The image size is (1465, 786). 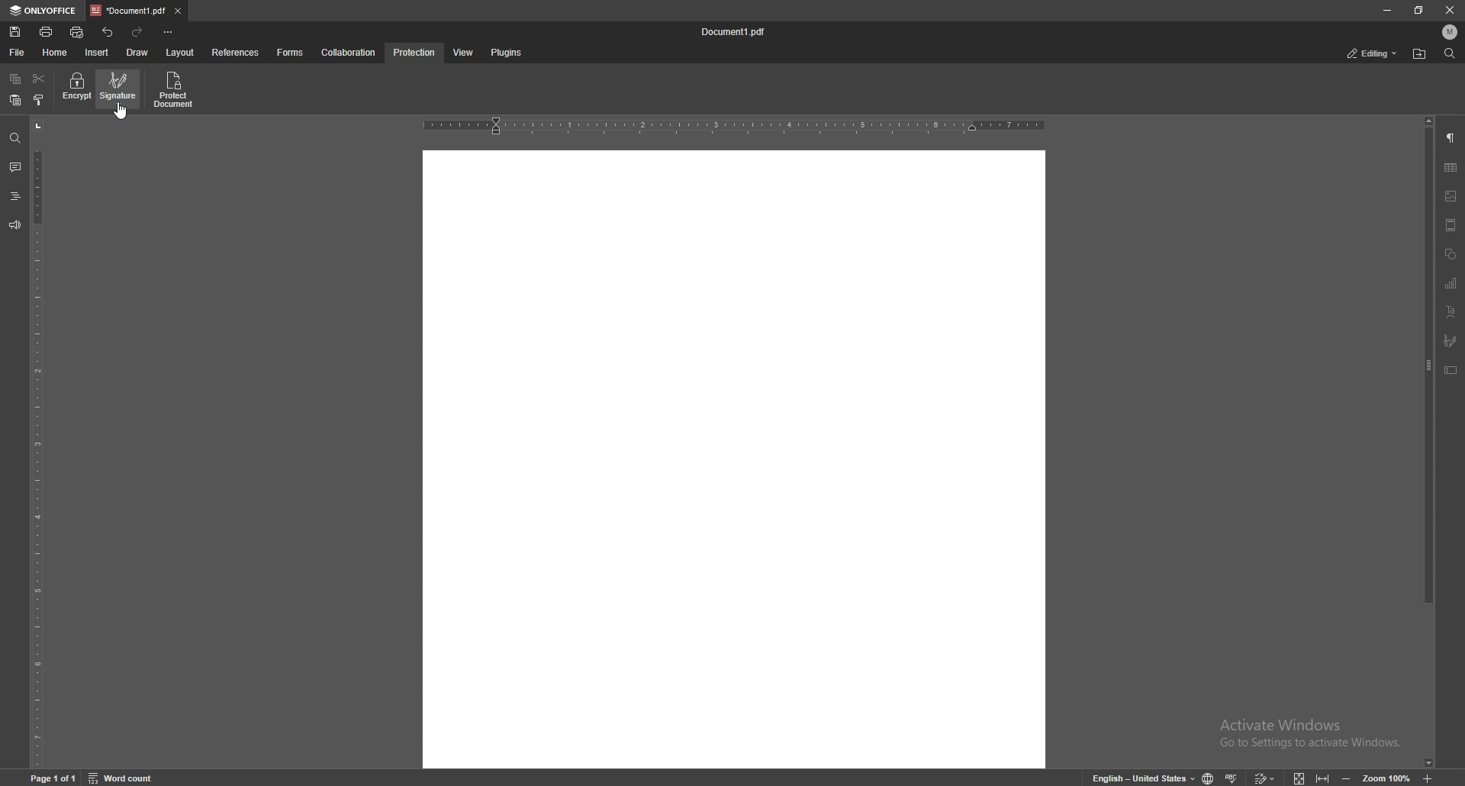 What do you see at coordinates (40, 100) in the screenshot?
I see `copy style` at bounding box center [40, 100].